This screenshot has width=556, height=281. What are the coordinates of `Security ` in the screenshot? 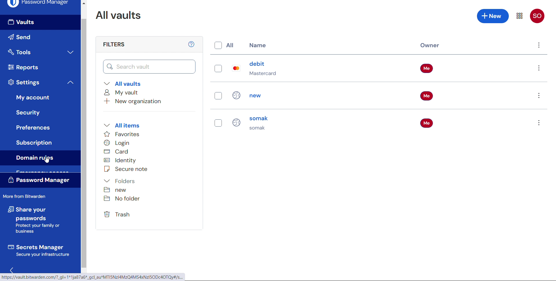 It's located at (30, 112).